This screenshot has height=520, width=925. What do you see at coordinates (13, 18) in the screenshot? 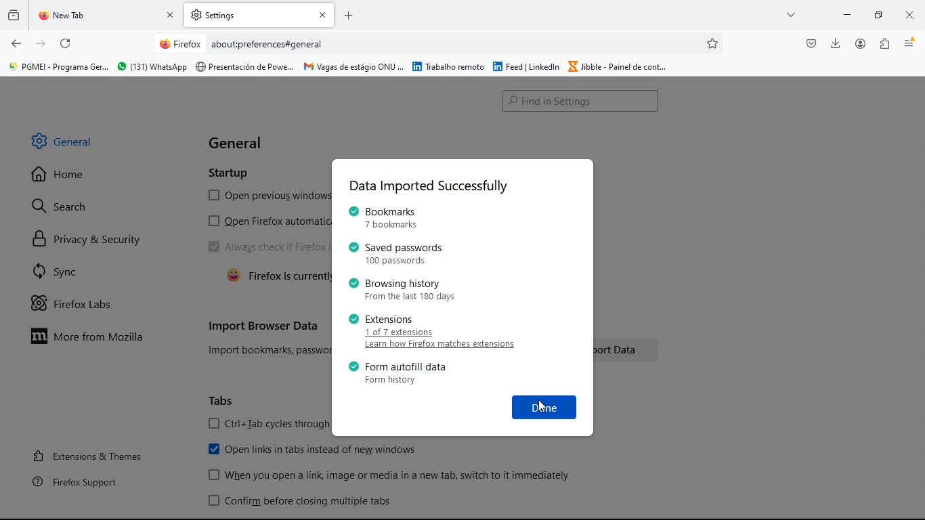
I see `history` at bounding box center [13, 18].